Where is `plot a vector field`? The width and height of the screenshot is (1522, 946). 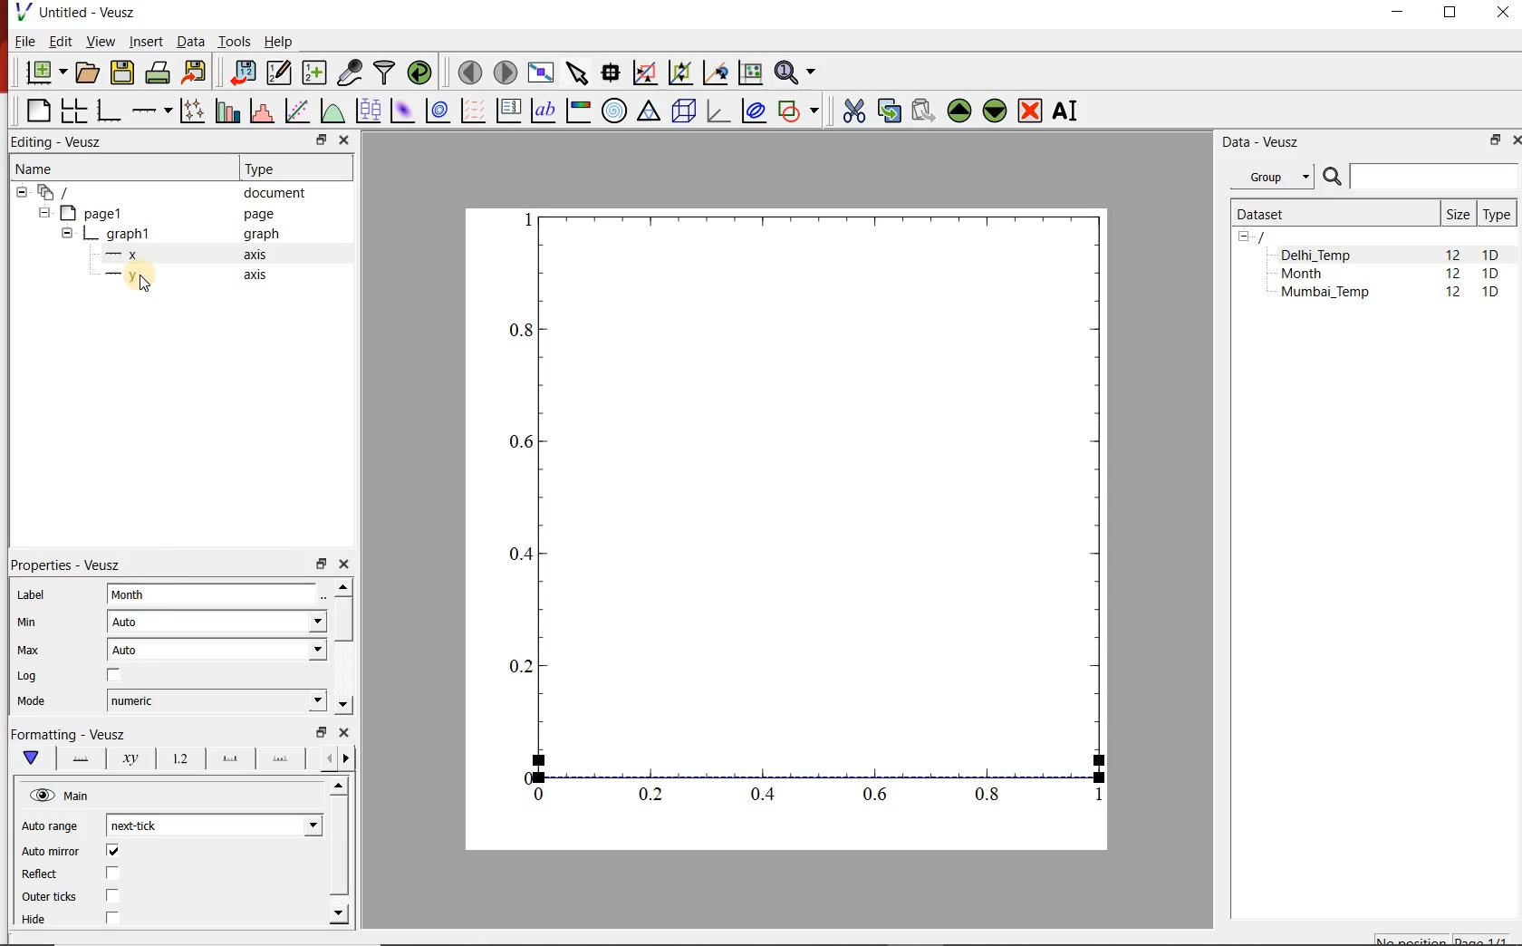
plot a vector field is located at coordinates (472, 111).